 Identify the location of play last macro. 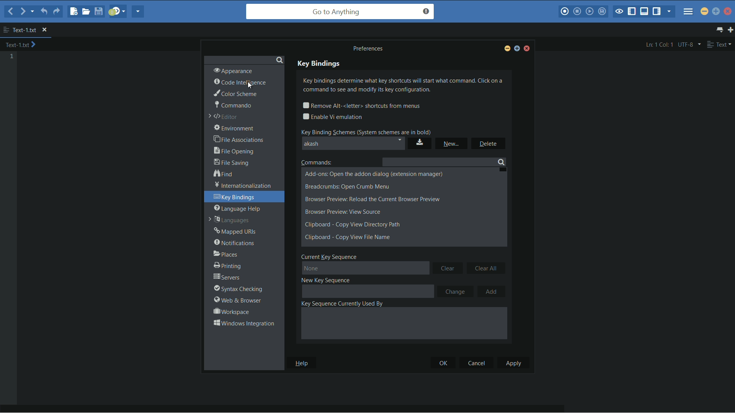
(589, 11).